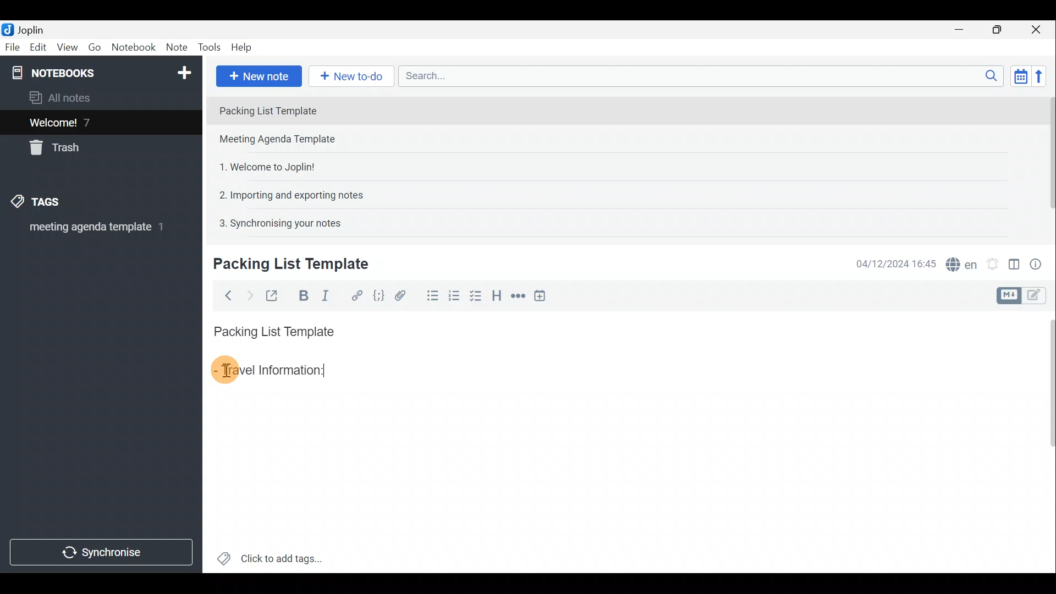  What do you see at coordinates (11, 46) in the screenshot?
I see `File` at bounding box center [11, 46].